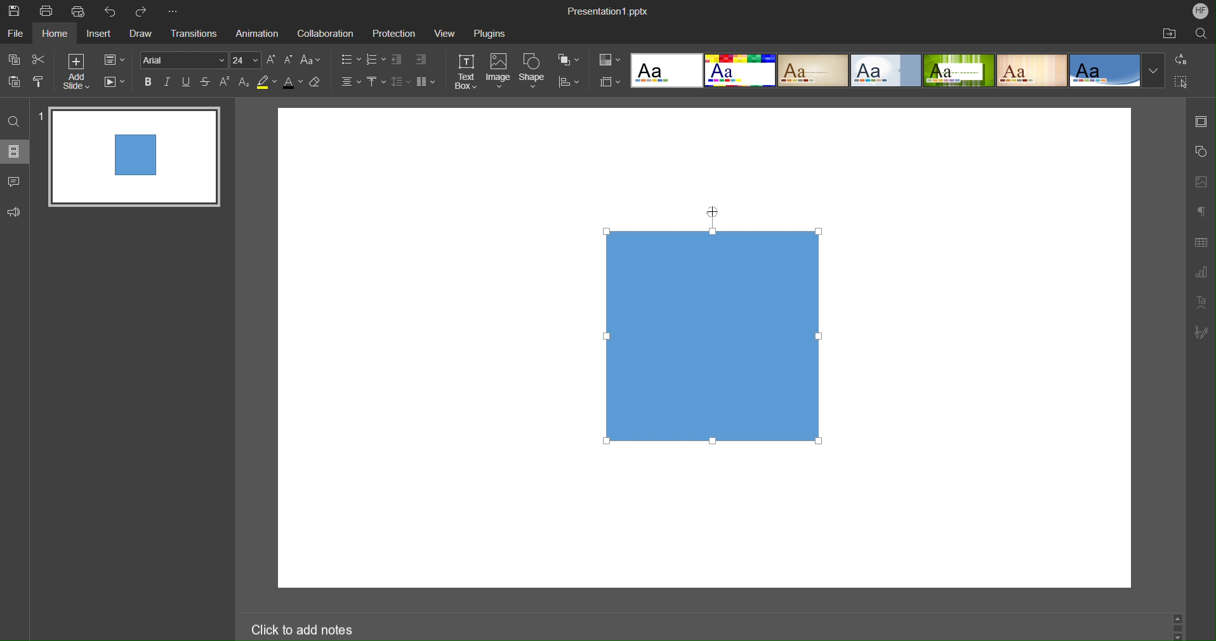 Image resolution: width=1216 pixels, height=641 pixels. What do you see at coordinates (609, 81) in the screenshot?
I see `Slide Size` at bounding box center [609, 81].